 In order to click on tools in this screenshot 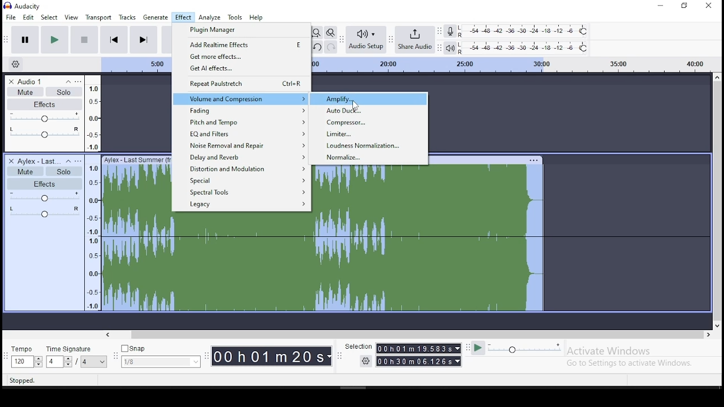, I will do `click(235, 18)`.